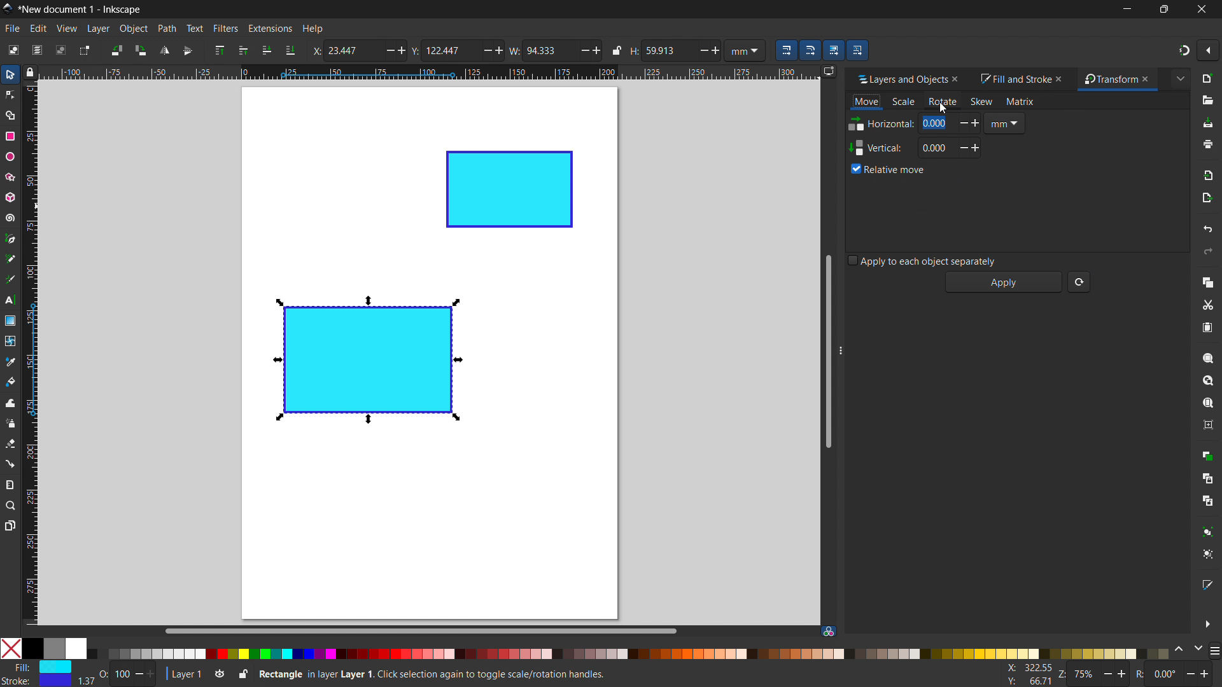 The height and width of the screenshot is (687, 1222). Describe the element at coordinates (1208, 380) in the screenshot. I see `zoom drawing` at that location.